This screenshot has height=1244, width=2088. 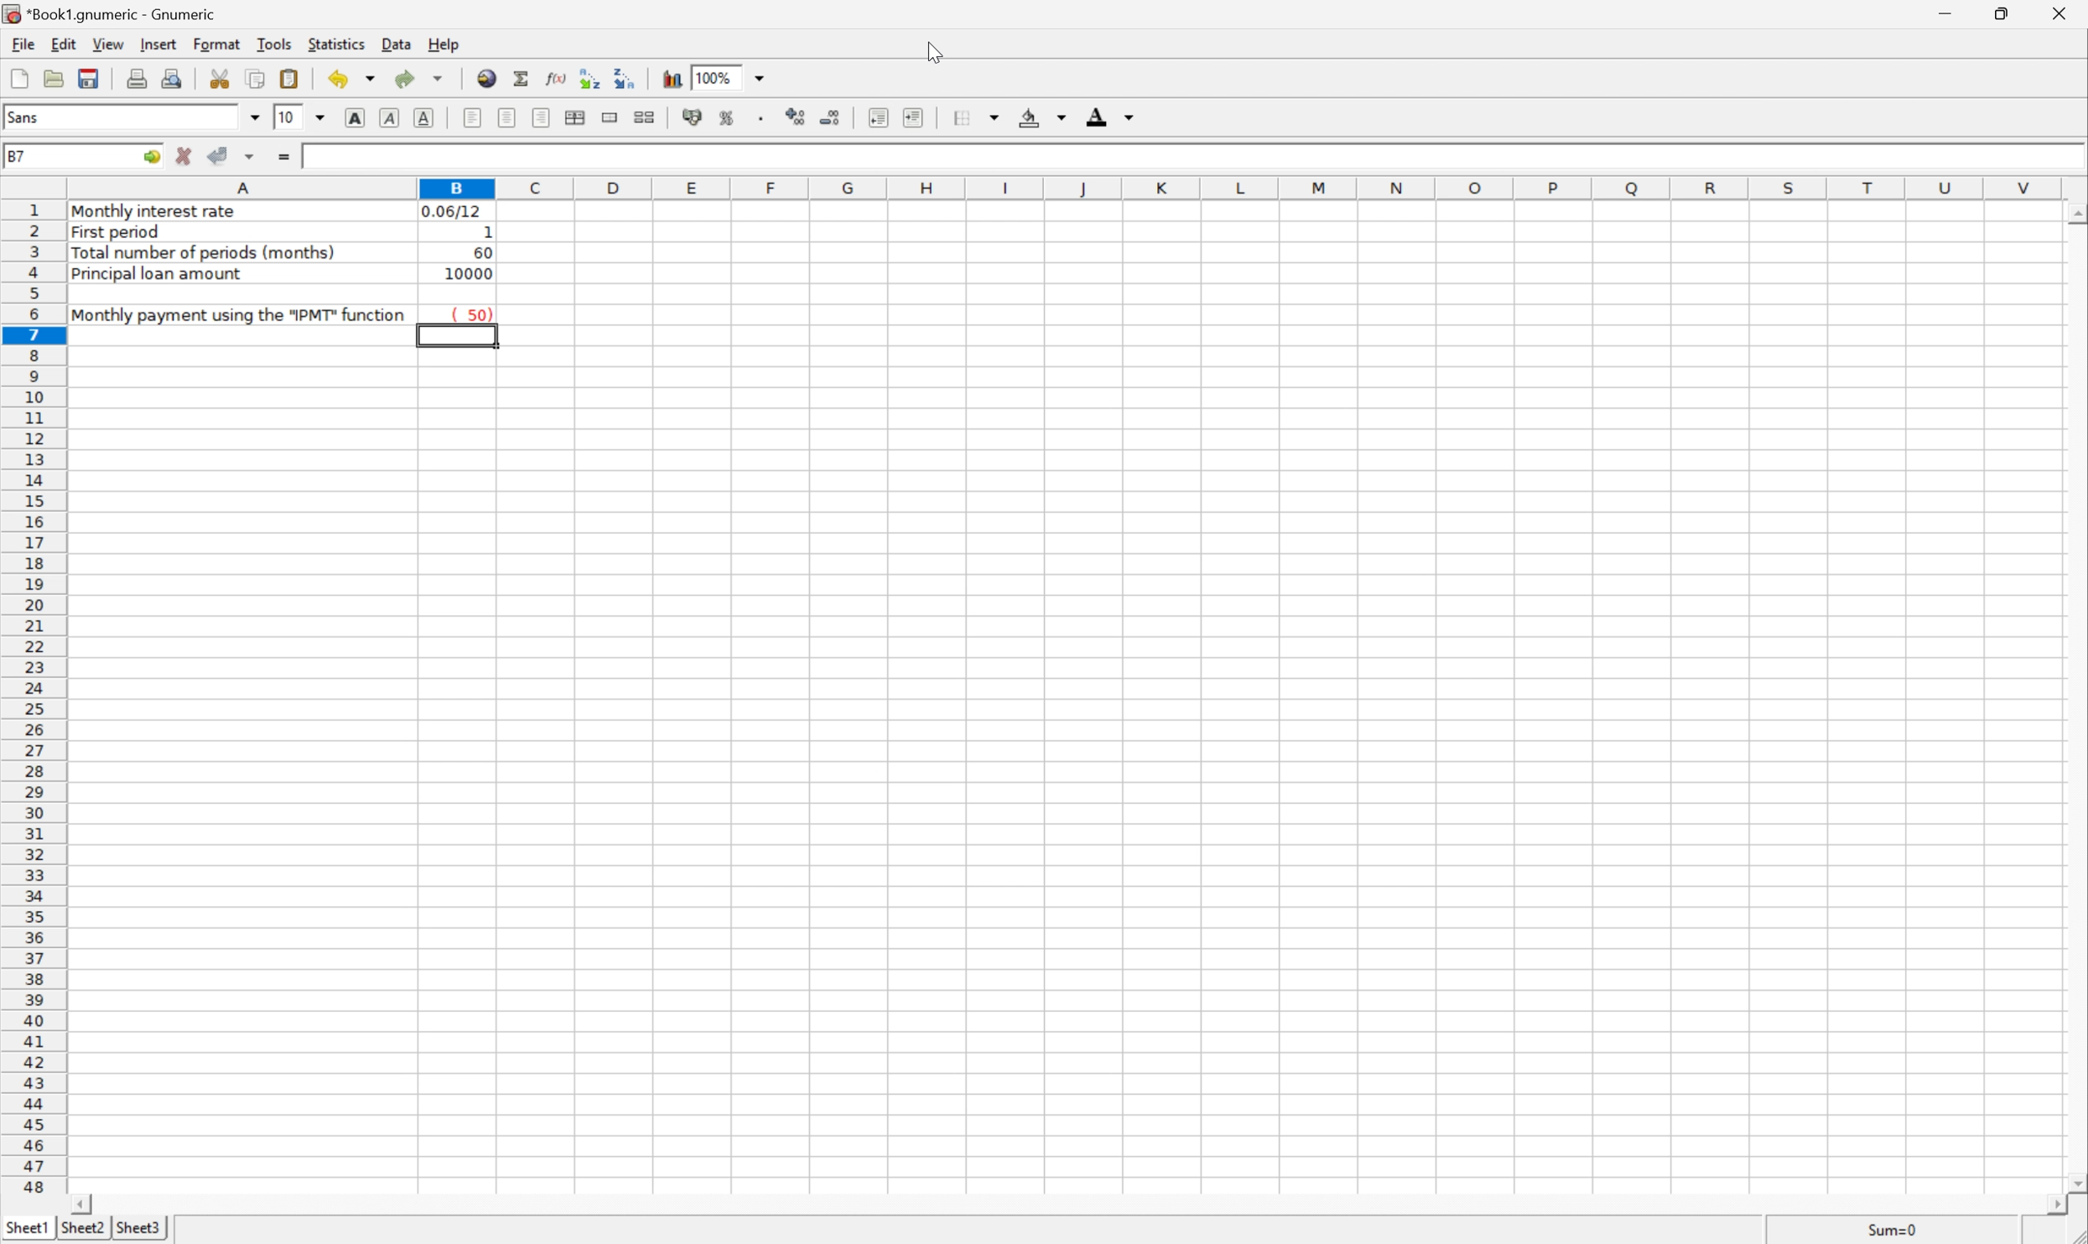 What do you see at coordinates (140, 76) in the screenshot?
I see `Print current file` at bounding box center [140, 76].